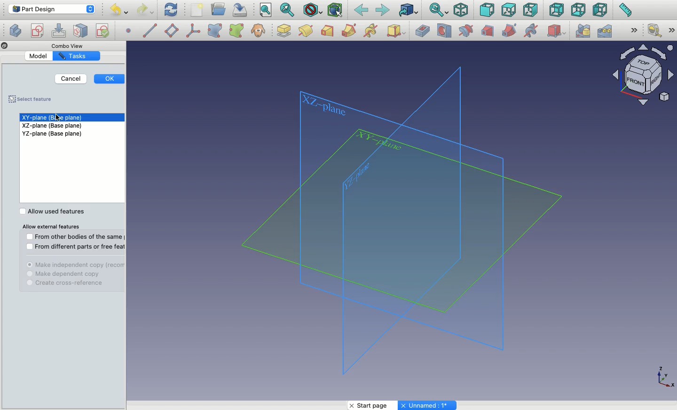 The image size is (677, 410). What do you see at coordinates (582, 31) in the screenshot?
I see `Mirrored pattern` at bounding box center [582, 31].